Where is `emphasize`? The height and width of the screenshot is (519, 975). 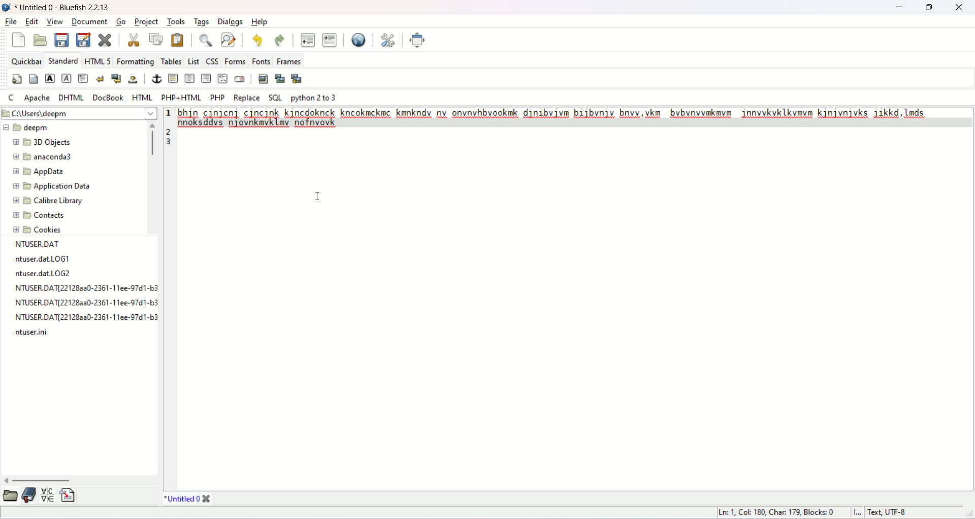
emphasize is located at coordinates (66, 78).